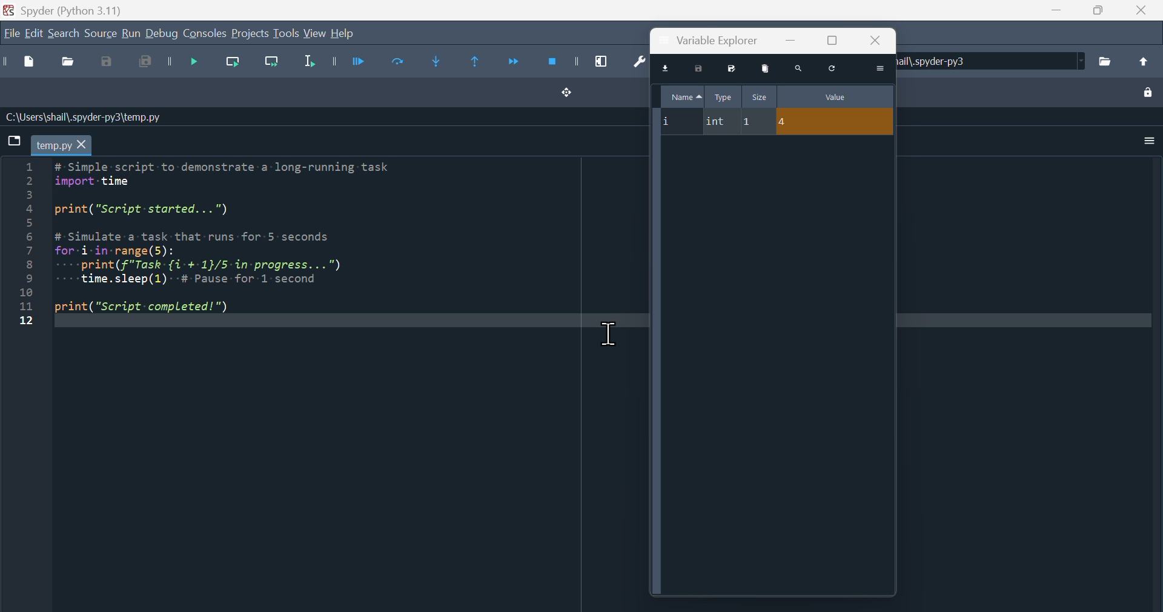  Describe the element at coordinates (1105, 61) in the screenshot. I see `browse a working directory` at that location.